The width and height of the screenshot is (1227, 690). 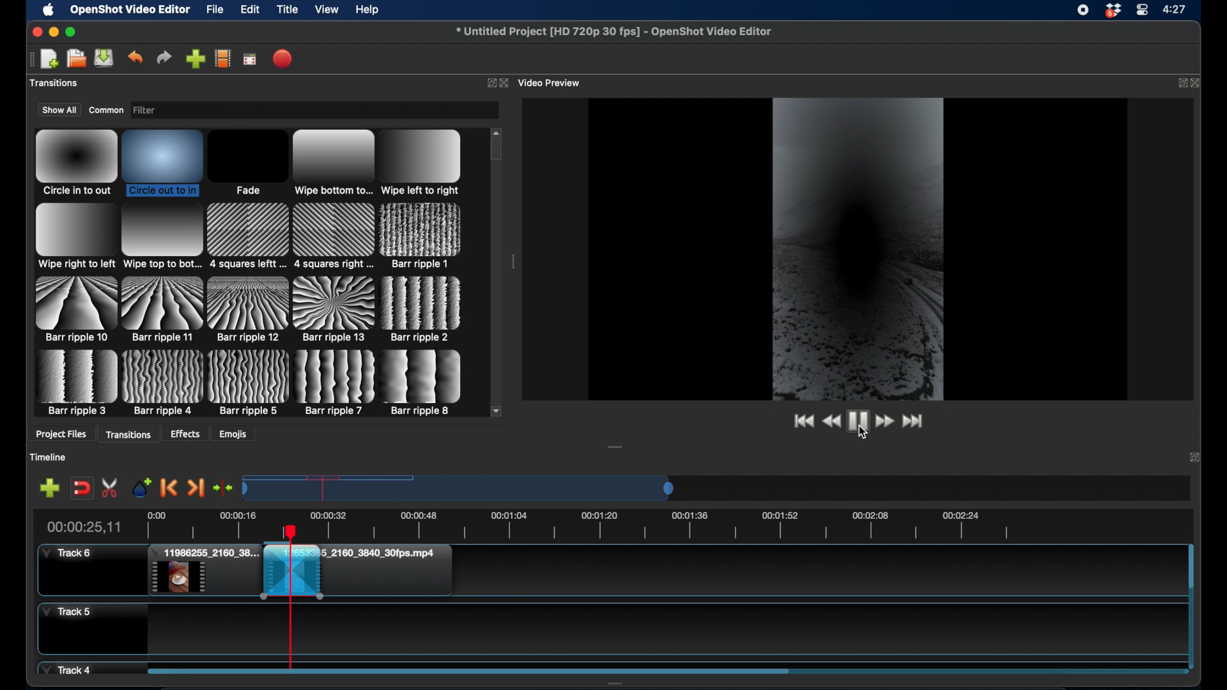 I want to click on save project, so click(x=105, y=58).